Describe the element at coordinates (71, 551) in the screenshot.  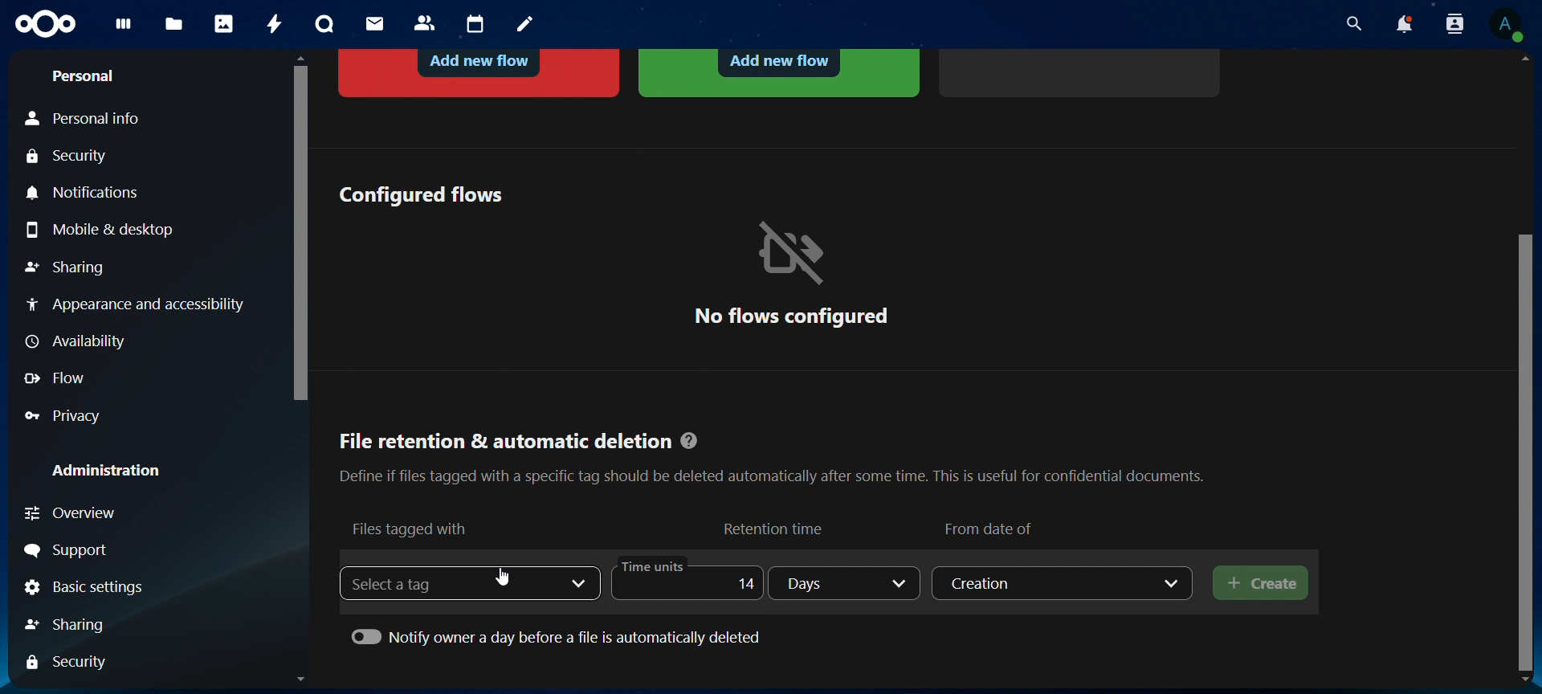
I see `support` at that location.